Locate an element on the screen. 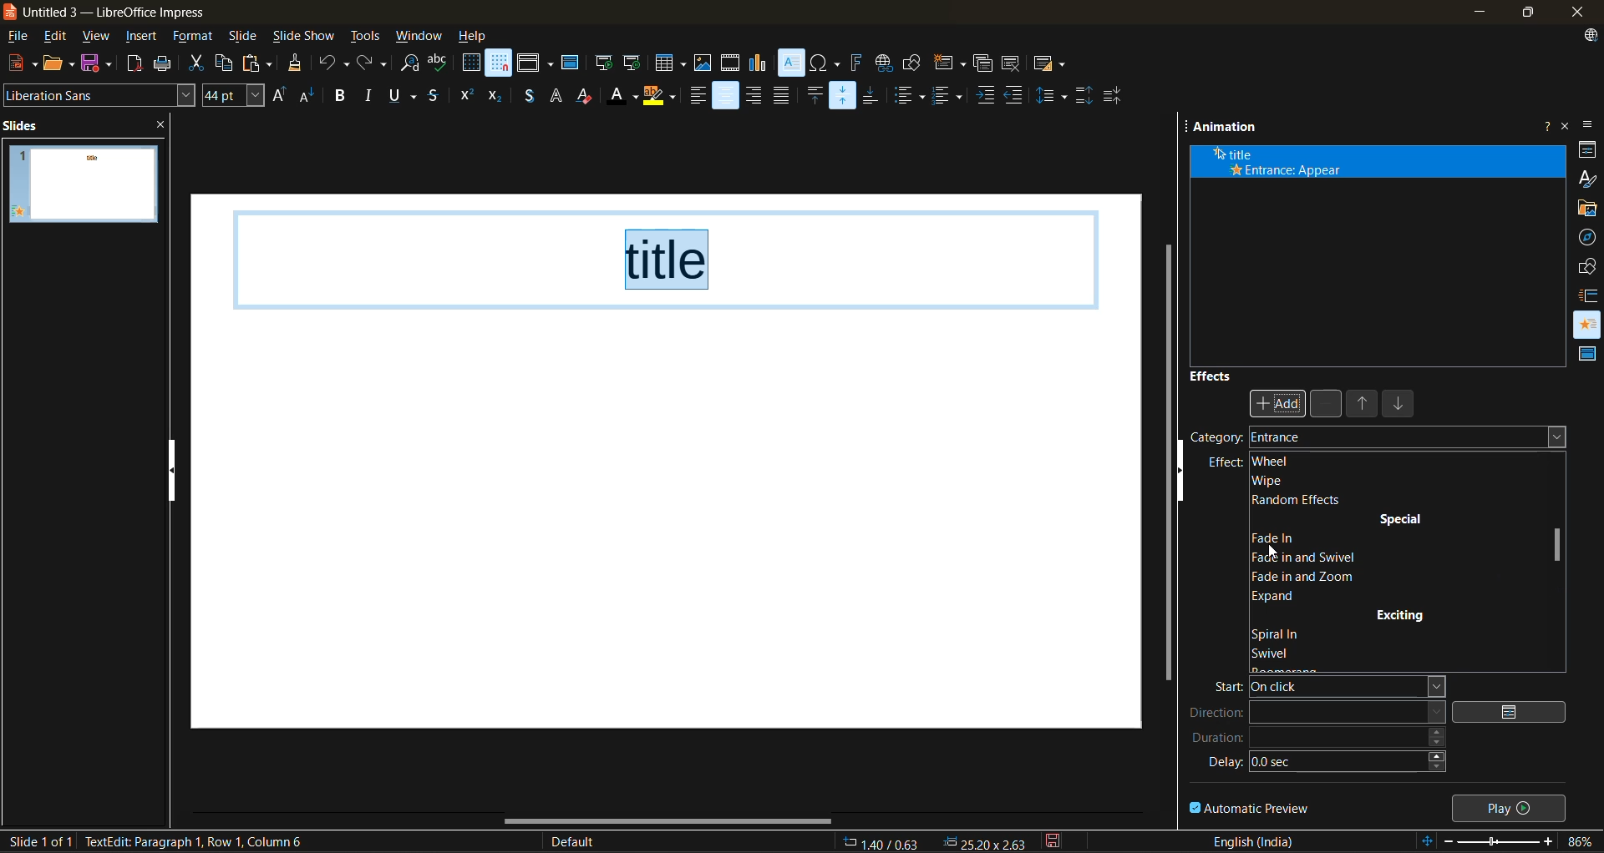 This screenshot has width=1604, height=853. font name is located at coordinates (99, 93).